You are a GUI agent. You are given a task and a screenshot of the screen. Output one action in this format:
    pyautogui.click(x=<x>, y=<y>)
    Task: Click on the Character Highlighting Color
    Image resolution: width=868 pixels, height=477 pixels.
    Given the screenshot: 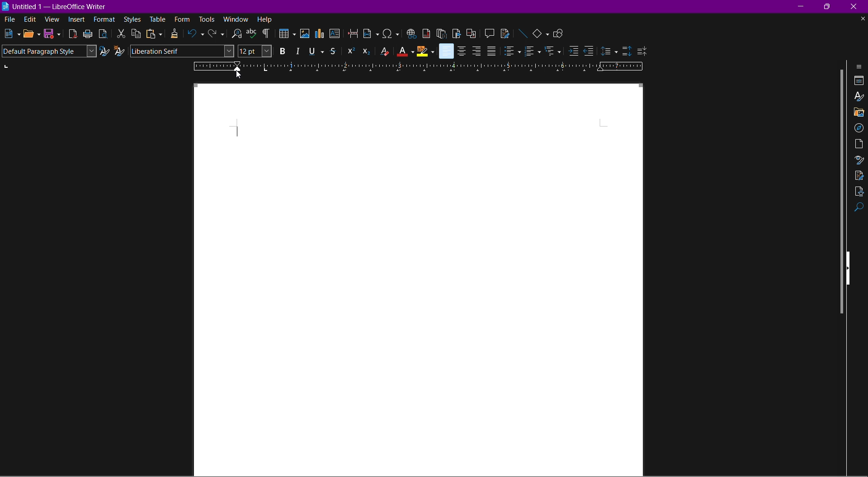 What is the action you would take?
    pyautogui.click(x=425, y=51)
    